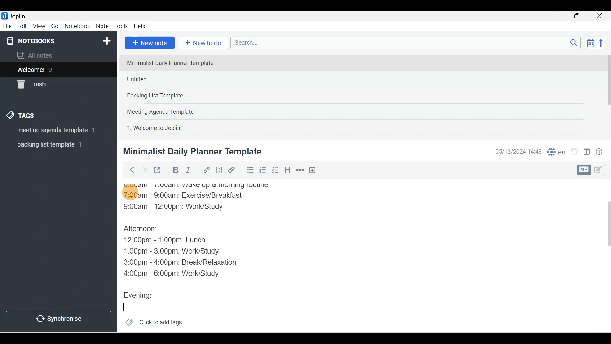 The image size is (611, 344). What do you see at coordinates (191, 152) in the screenshot?
I see `Minimalist Daily Planner Template` at bounding box center [191, 152].